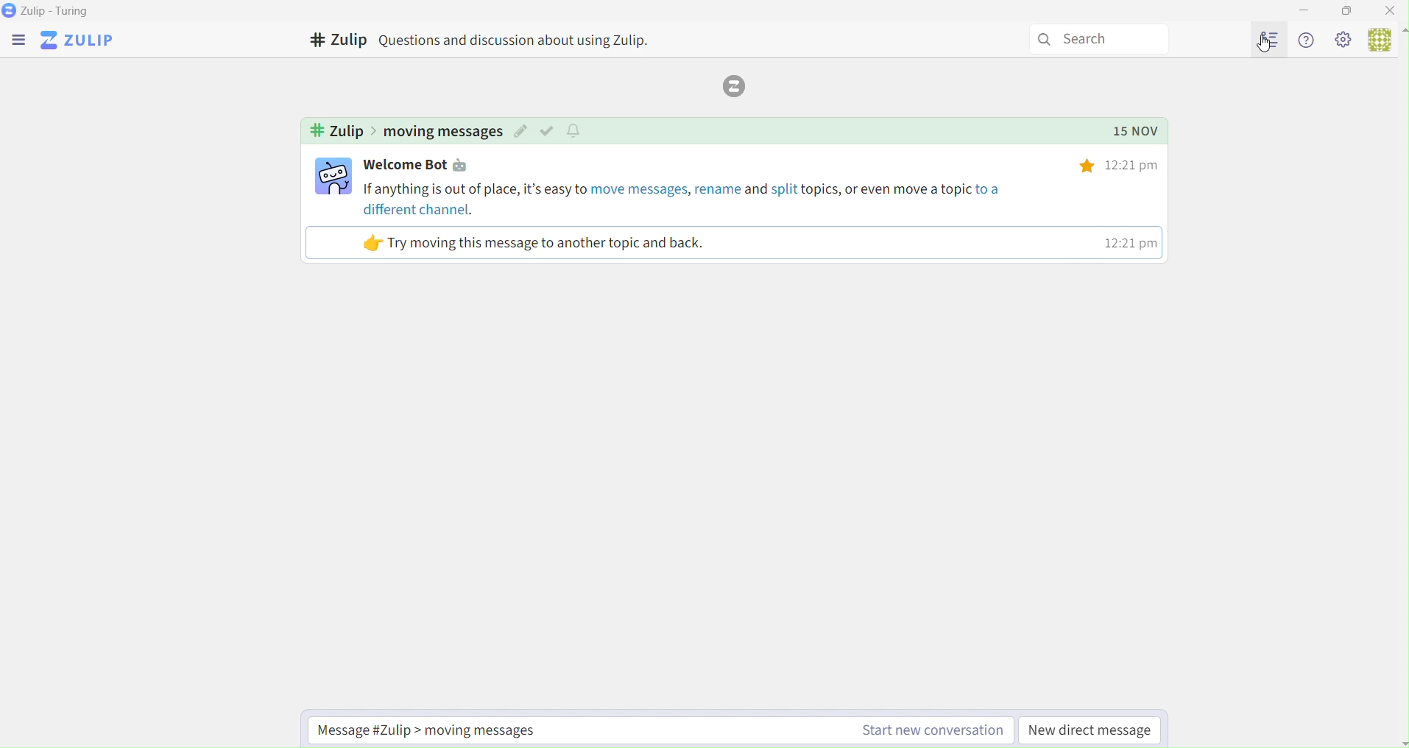 The image size is (1409, 748). Describe the element at coordinates (520, 132) in the screenshot. I see `edit` at that location.